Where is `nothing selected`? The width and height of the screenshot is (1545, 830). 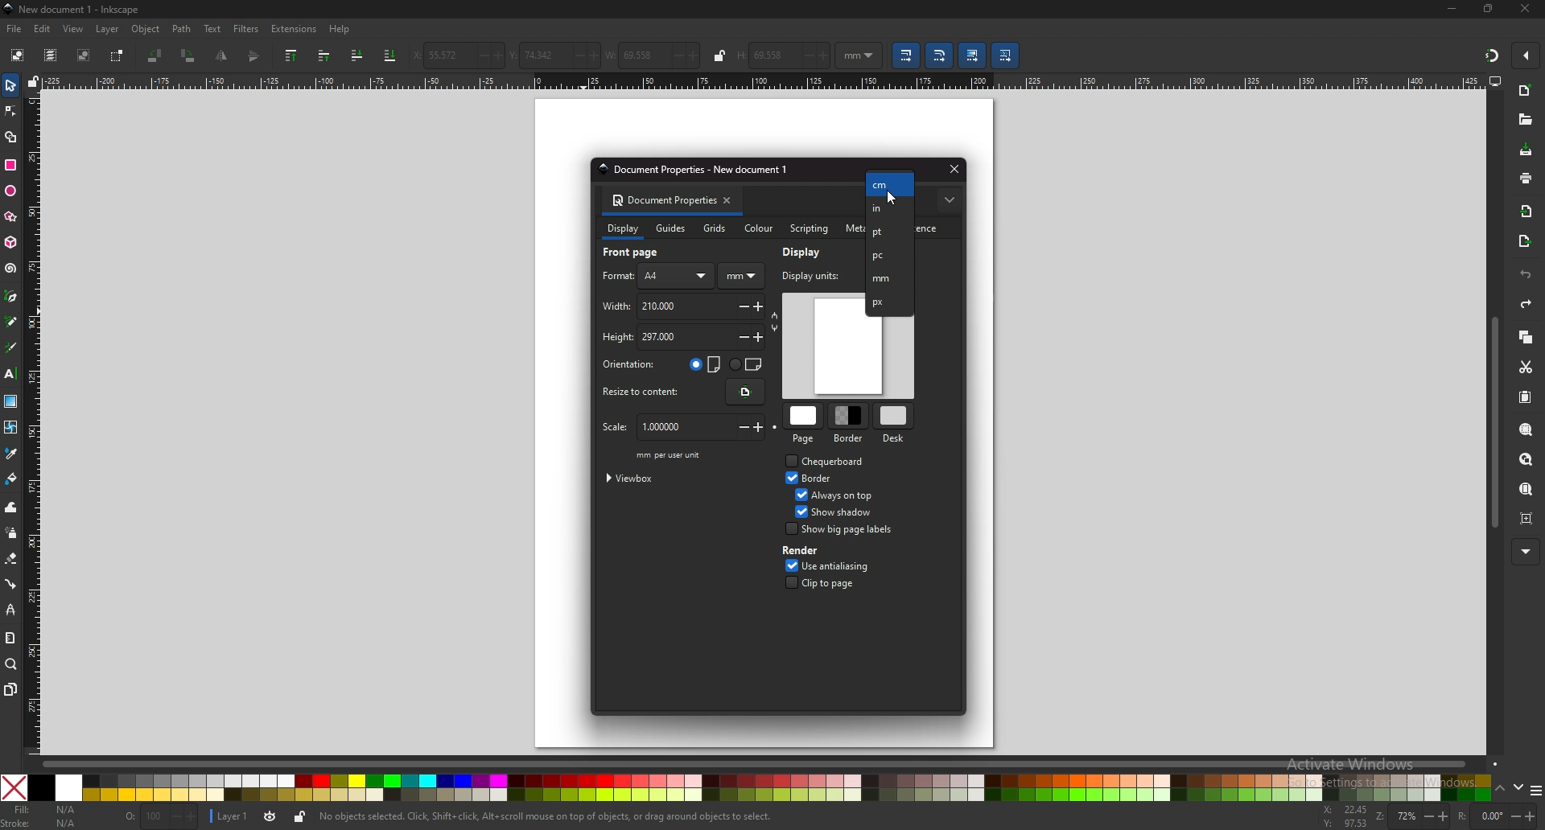
nothing selected is located at coordinates (161, 818).